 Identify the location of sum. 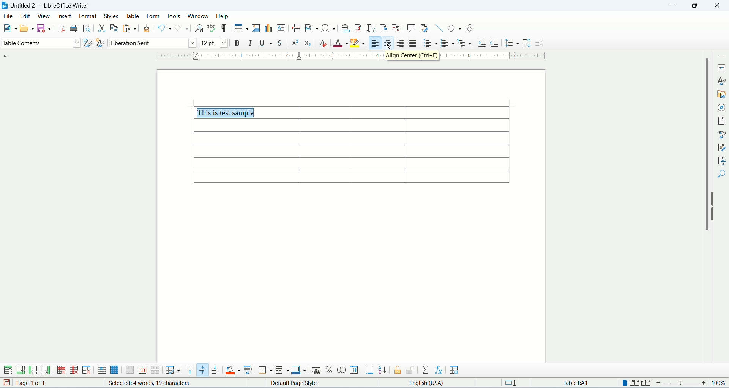
(426, 370).